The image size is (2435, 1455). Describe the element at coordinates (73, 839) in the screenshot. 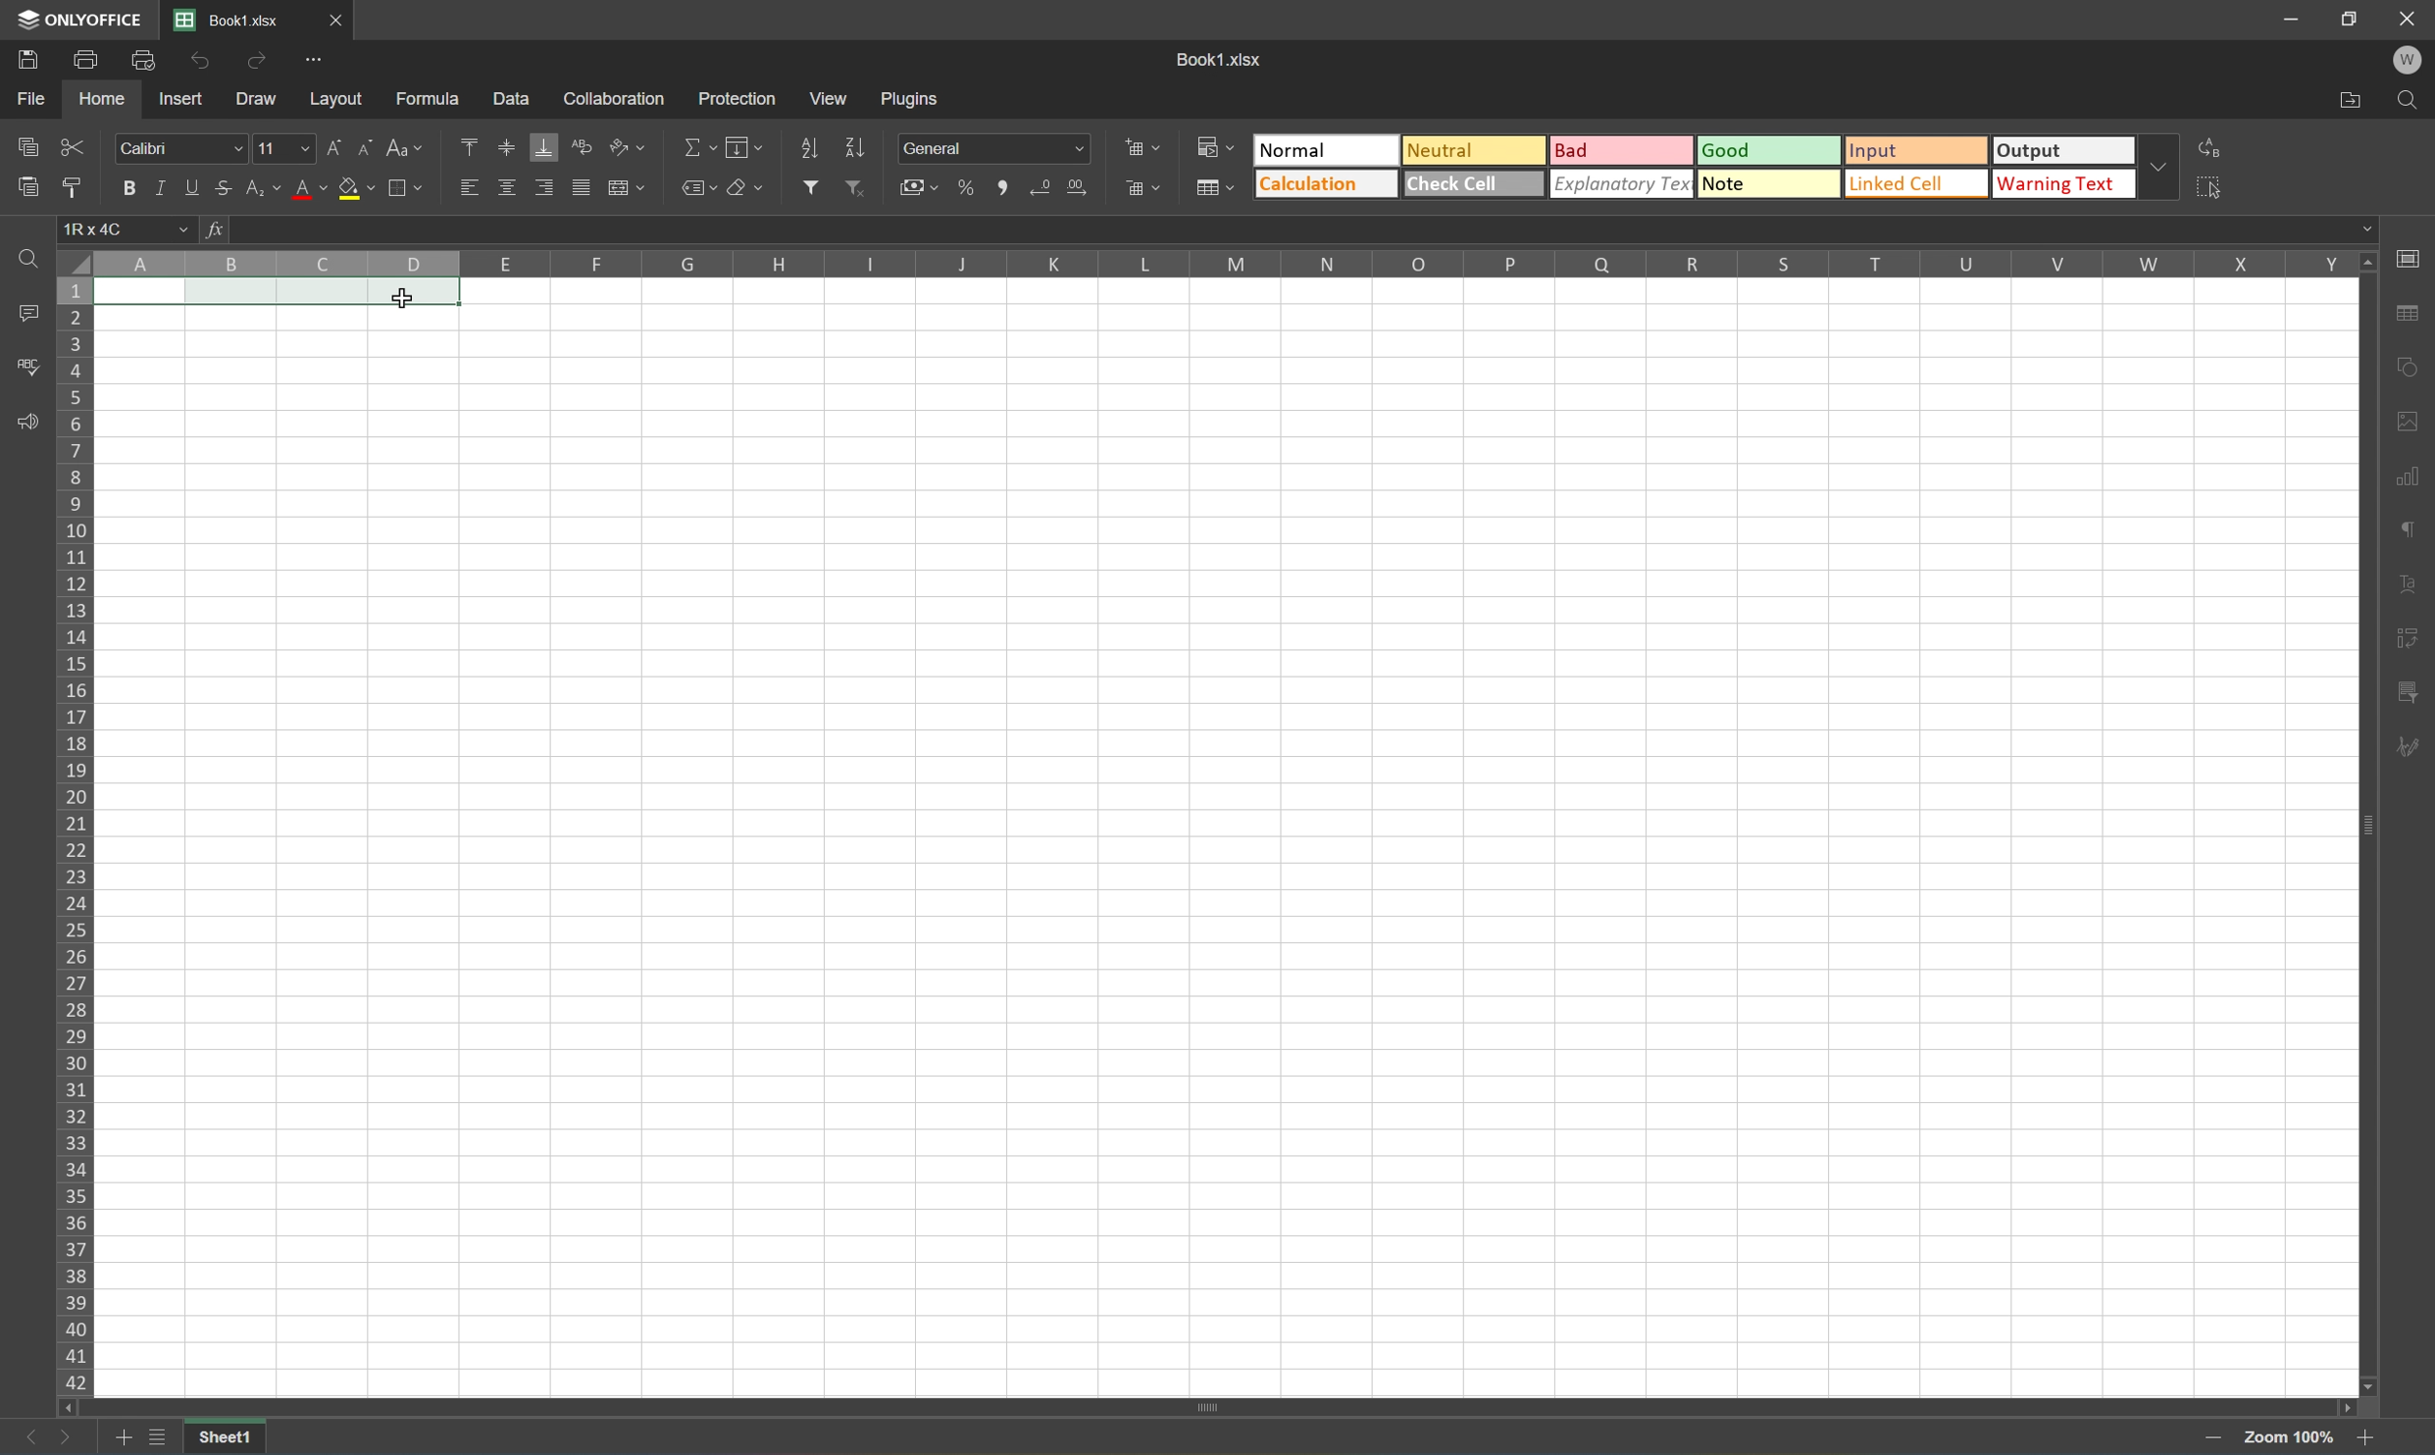

I see `Row numbers` at that location.